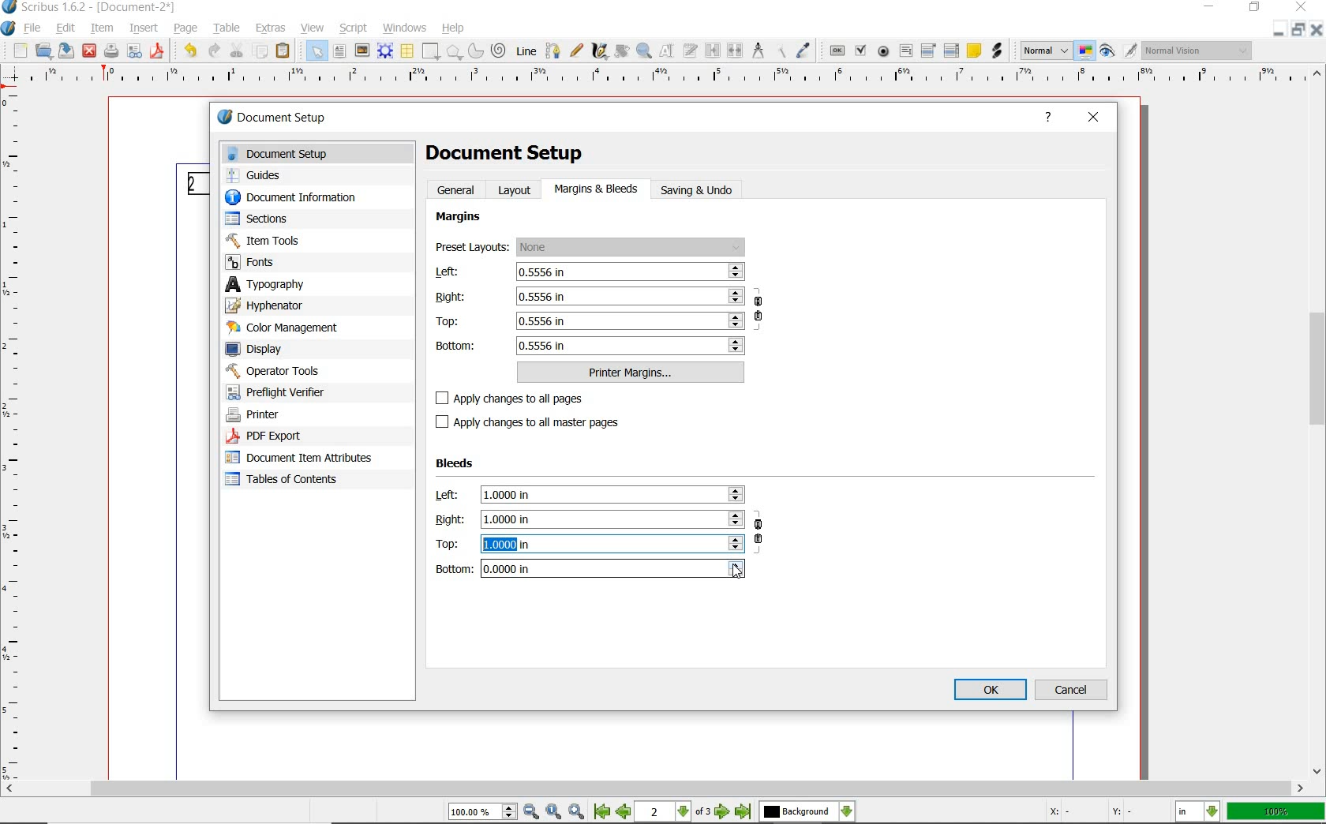  Describe the element at coordinates (691, 51) in the screenshot. I see `edit text with story editor` at that location.